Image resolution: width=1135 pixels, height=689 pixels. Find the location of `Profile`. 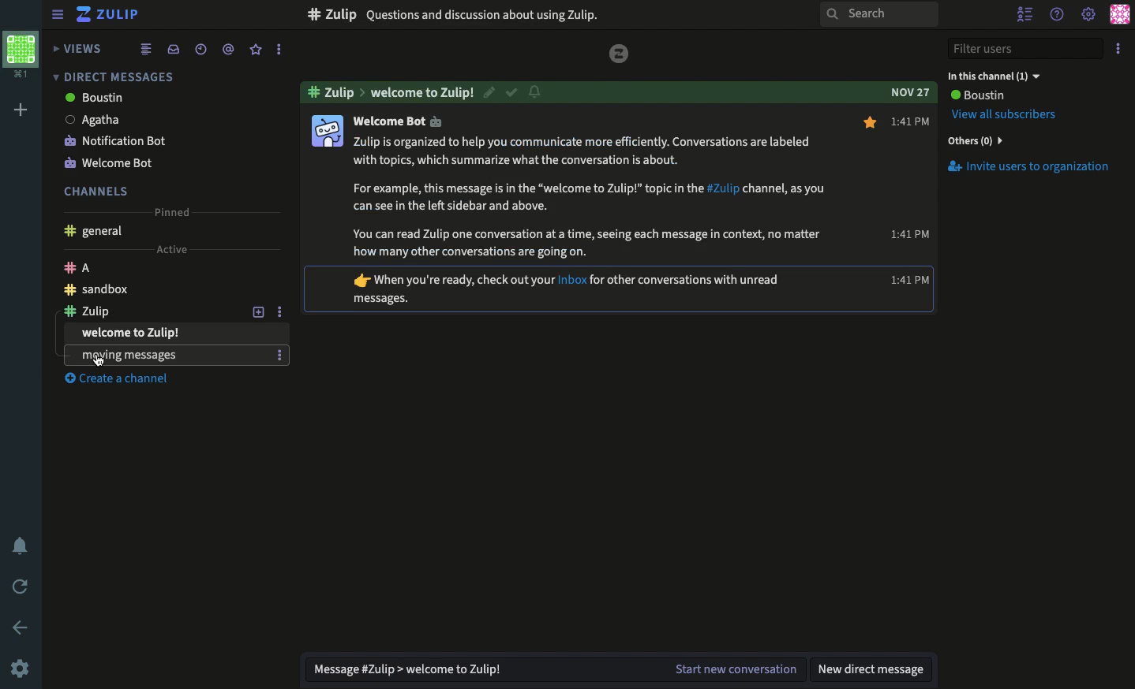

Profile is located at coordinates (20, 53).